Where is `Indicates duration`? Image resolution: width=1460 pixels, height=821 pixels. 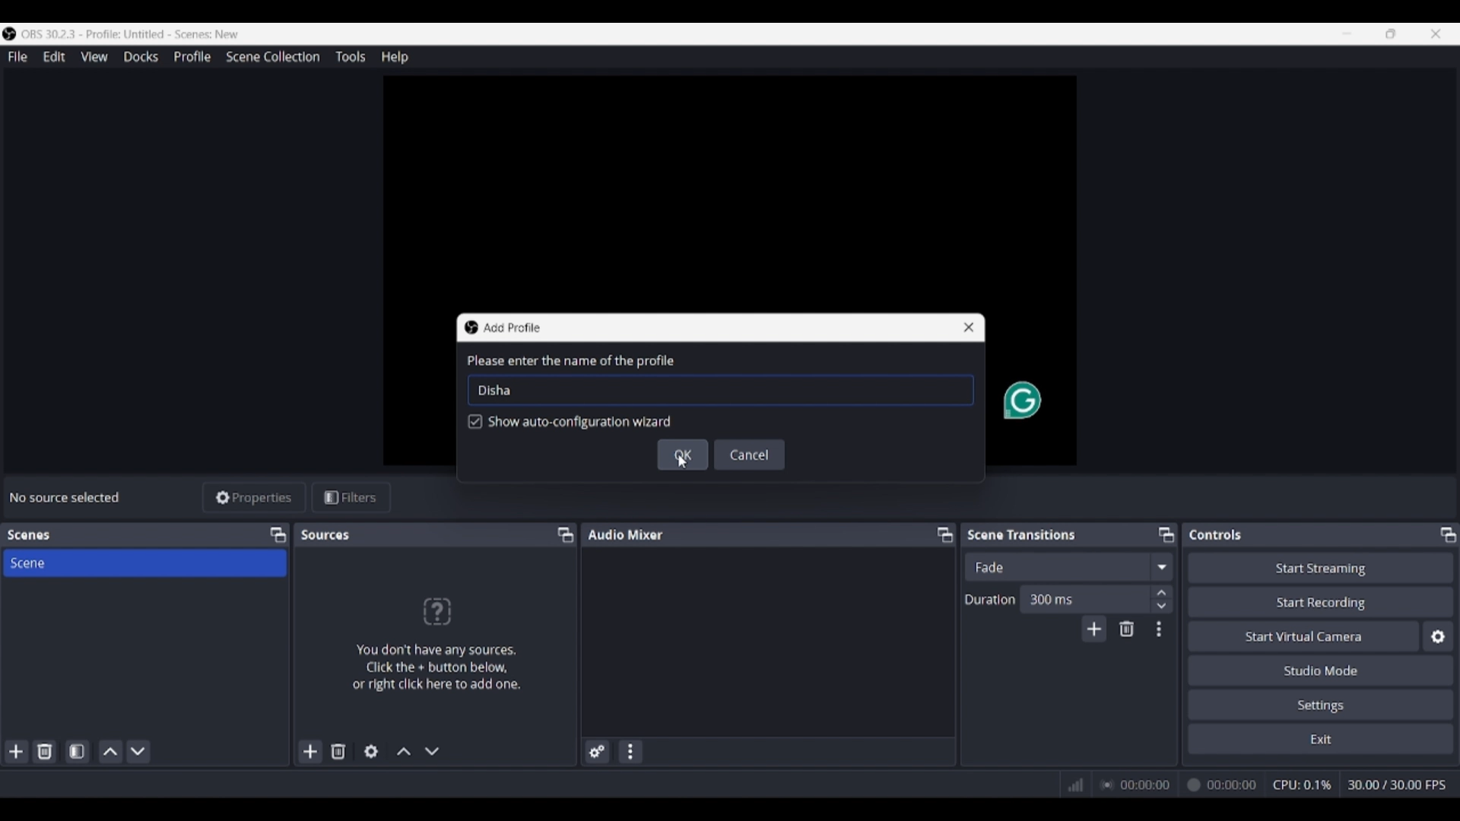
Indicates duration is located at coordinates (990, 599).